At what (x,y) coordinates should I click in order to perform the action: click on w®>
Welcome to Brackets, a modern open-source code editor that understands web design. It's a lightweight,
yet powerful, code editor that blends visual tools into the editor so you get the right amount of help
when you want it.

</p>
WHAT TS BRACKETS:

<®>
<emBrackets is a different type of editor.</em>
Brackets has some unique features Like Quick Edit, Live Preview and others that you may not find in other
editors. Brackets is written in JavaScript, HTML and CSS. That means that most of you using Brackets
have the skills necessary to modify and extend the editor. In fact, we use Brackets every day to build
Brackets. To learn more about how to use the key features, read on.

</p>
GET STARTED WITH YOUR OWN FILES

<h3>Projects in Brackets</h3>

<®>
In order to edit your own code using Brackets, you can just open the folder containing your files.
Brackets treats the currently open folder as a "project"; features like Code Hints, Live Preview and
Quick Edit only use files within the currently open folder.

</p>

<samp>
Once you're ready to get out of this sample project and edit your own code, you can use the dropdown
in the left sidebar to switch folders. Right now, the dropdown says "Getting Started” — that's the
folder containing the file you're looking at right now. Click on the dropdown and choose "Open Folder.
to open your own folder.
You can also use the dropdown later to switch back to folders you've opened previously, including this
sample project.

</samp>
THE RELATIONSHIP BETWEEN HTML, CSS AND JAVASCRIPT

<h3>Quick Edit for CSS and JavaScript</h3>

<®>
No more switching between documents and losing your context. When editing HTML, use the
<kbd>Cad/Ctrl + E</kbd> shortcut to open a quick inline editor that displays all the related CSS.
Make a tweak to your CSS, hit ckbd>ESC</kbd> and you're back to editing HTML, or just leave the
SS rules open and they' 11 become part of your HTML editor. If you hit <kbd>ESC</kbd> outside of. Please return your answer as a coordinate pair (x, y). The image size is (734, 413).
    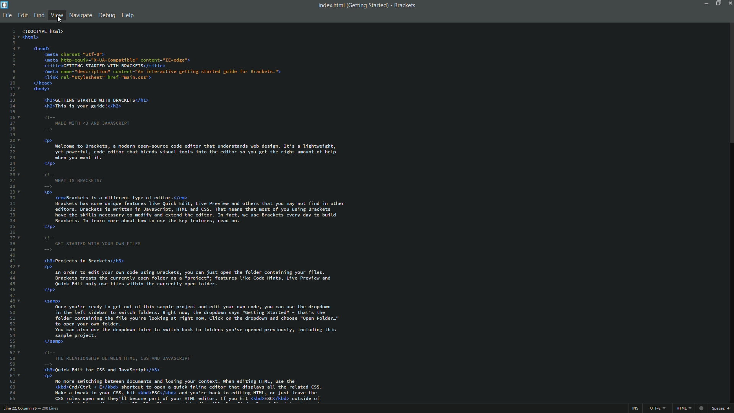
    Looking at the image, I should click on (192, 270).